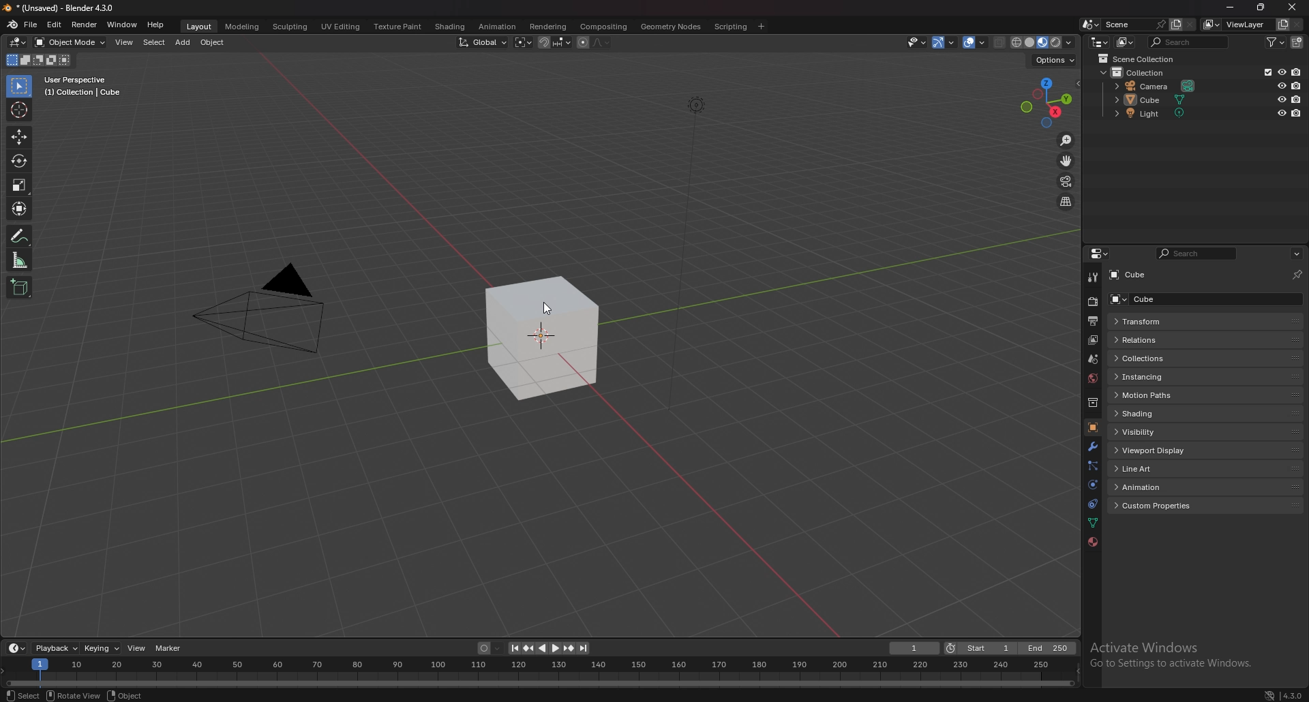 The image size is (1309, 702). I want to click on visibility, so click(1156, 431).